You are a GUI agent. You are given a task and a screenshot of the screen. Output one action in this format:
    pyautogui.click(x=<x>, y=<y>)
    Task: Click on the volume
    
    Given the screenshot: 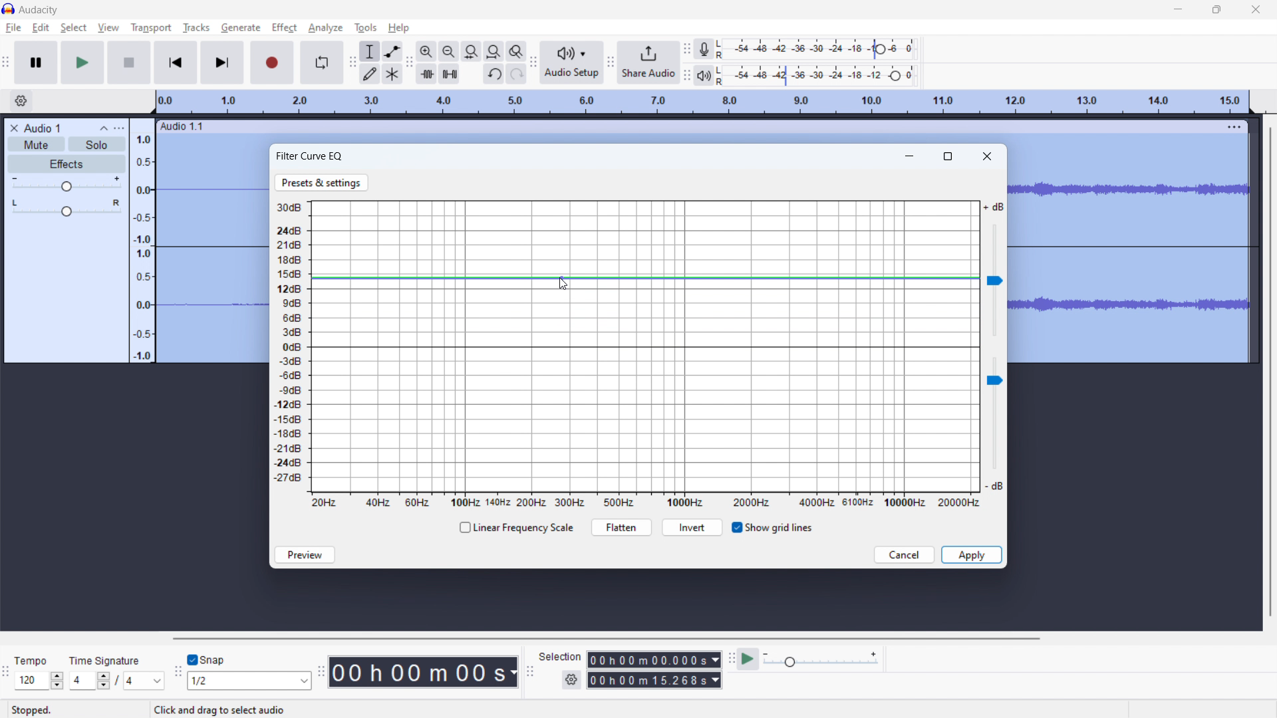 What is the action you would take?
    pyautogui.click(x=67, y=184)
    